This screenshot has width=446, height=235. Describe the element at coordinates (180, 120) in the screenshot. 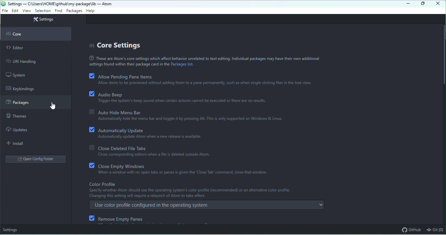

I see `‘Automaucaily nde the menu Dar and toggee it Dy pressing AR. This is only supported On WinGows Ot Linu.` at that location.